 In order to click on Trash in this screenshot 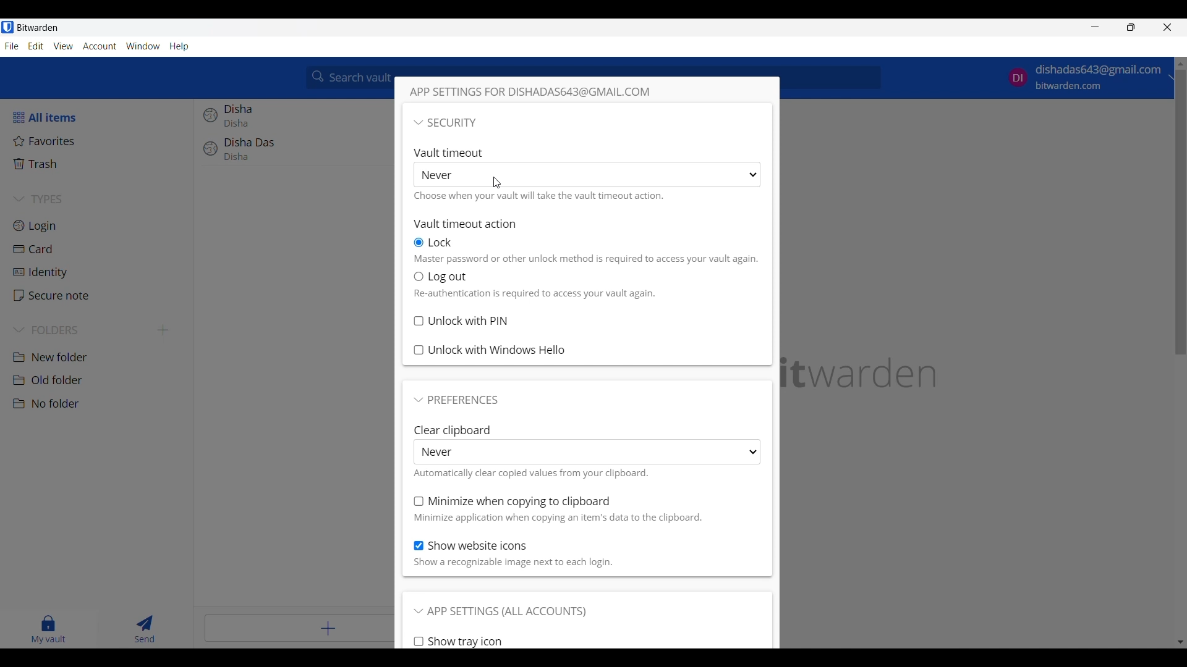, I will do `click(100, 164)`.